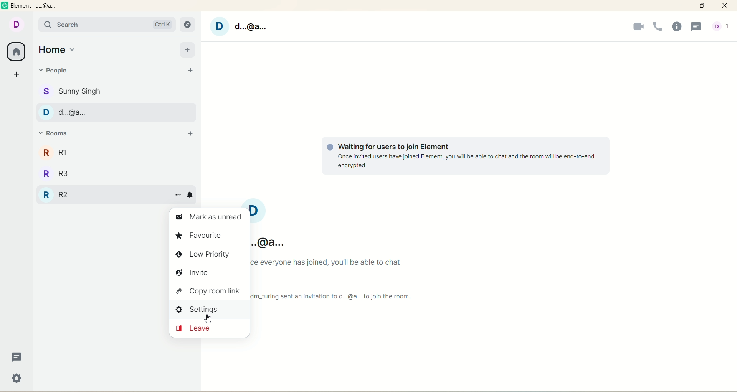 This screenshot has height=392, width=737. Describe the element at coordinates (204, 320) in the screenshot. I see `cursor` at that location.